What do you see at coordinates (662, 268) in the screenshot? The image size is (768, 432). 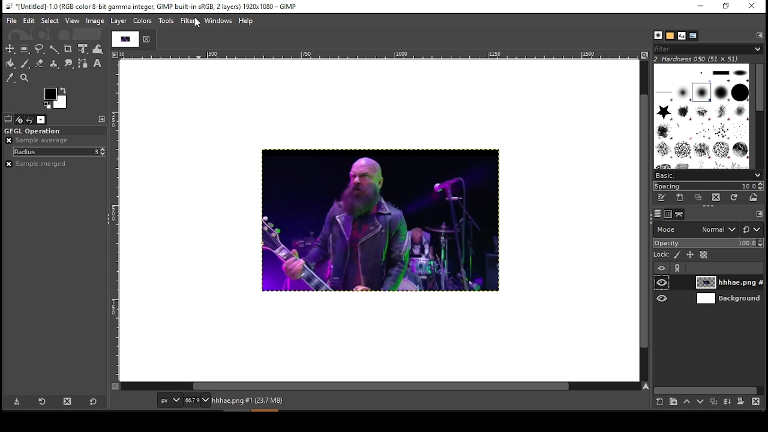 I see `layer visibility` at bounding box center [662, 268].